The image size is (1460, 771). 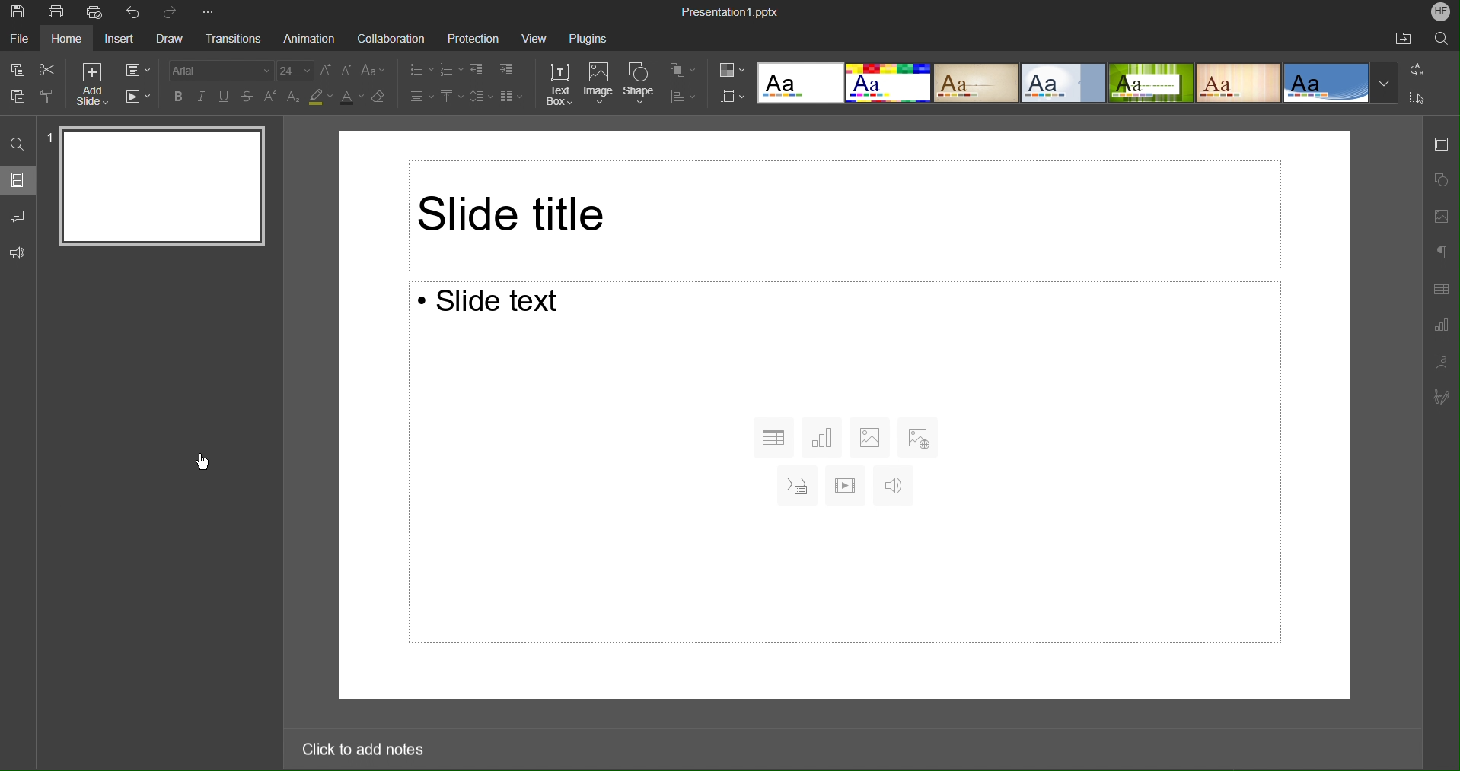 I want to click on strikethrough, so click(x=248, y=97).